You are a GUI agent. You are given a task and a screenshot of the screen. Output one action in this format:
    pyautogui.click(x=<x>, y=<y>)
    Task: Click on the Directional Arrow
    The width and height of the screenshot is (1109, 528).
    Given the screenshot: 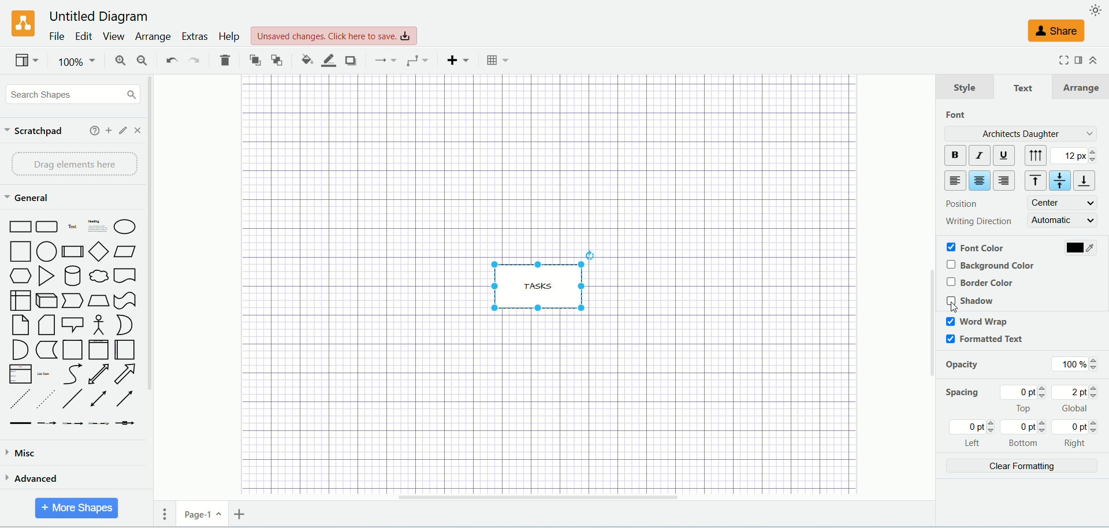 What is the action you would take?
    pyautogui.click(x=127, y=397)
    